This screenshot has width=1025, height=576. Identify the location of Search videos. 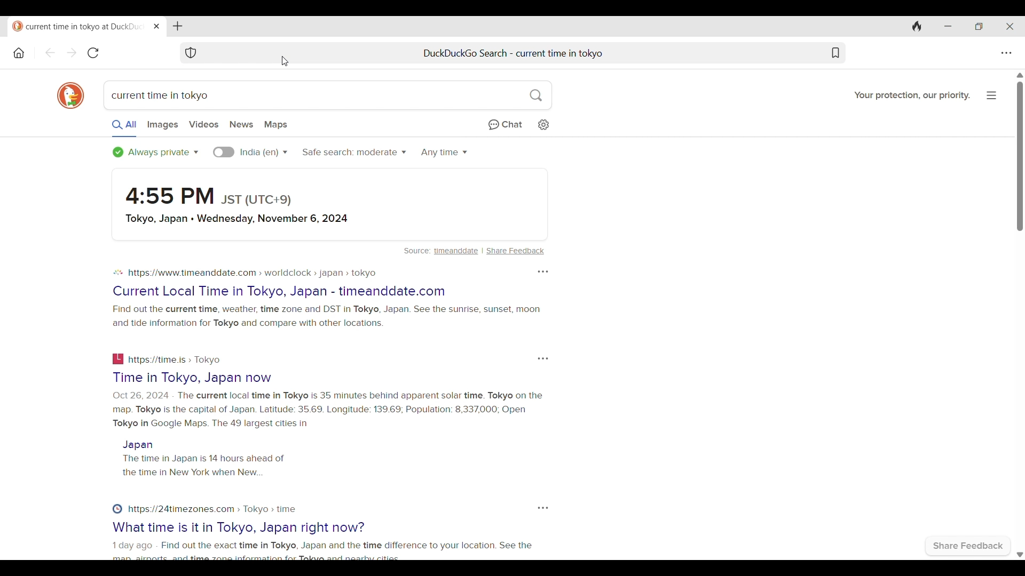
(203, 124).